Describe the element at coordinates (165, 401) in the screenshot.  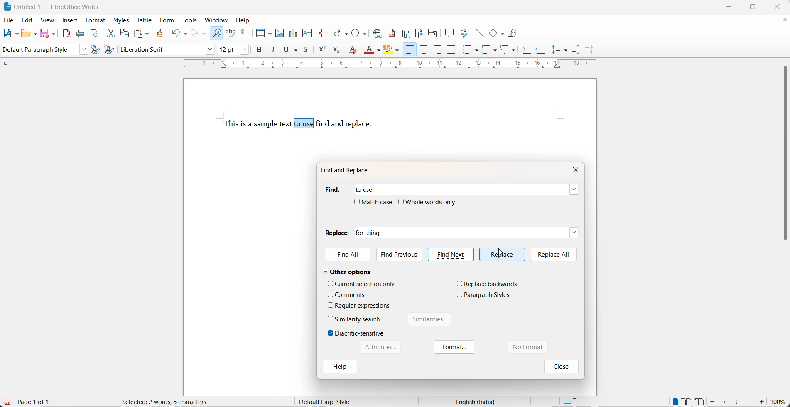
I see `10 words, 46 characters` at that location.